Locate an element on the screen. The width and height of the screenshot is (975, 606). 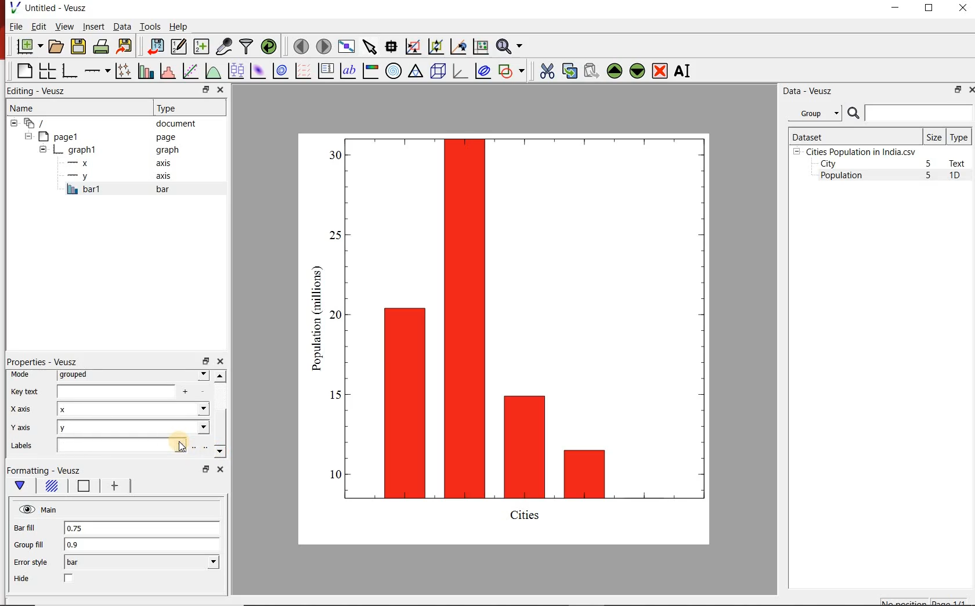
File is located at coordinates (16, 26).